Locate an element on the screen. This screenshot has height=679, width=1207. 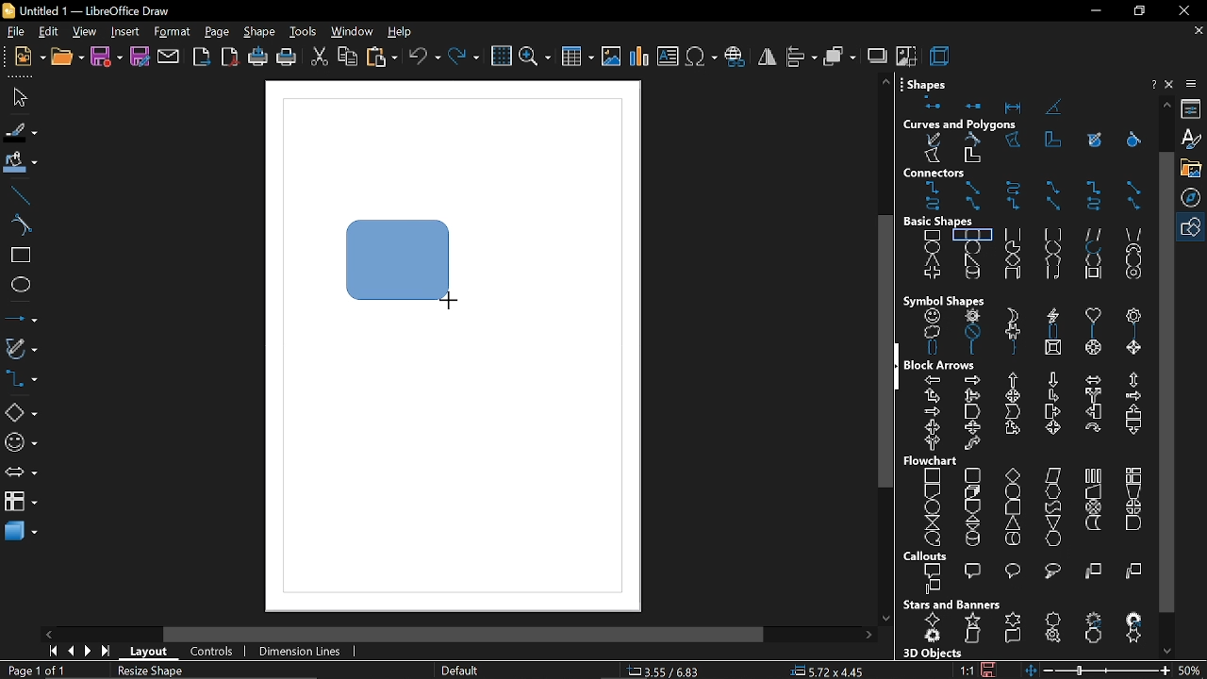
block arrows is located at coordinates (1028, 413).